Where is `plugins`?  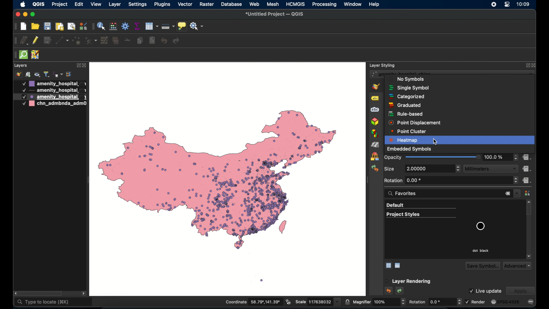 plugins is located at coordinates (163, 4).